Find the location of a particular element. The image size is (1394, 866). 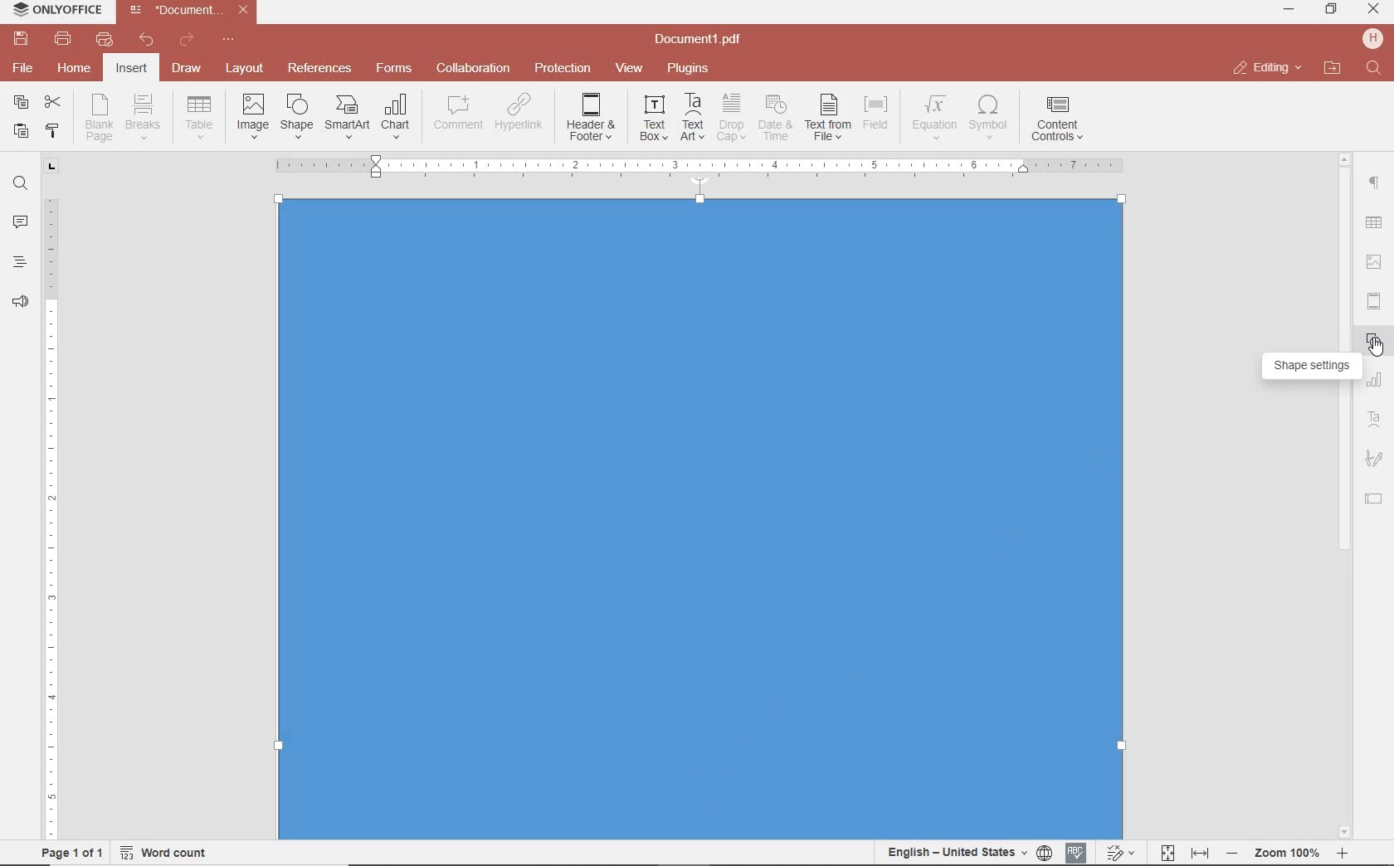

redo is located at coordinates (185, 42).